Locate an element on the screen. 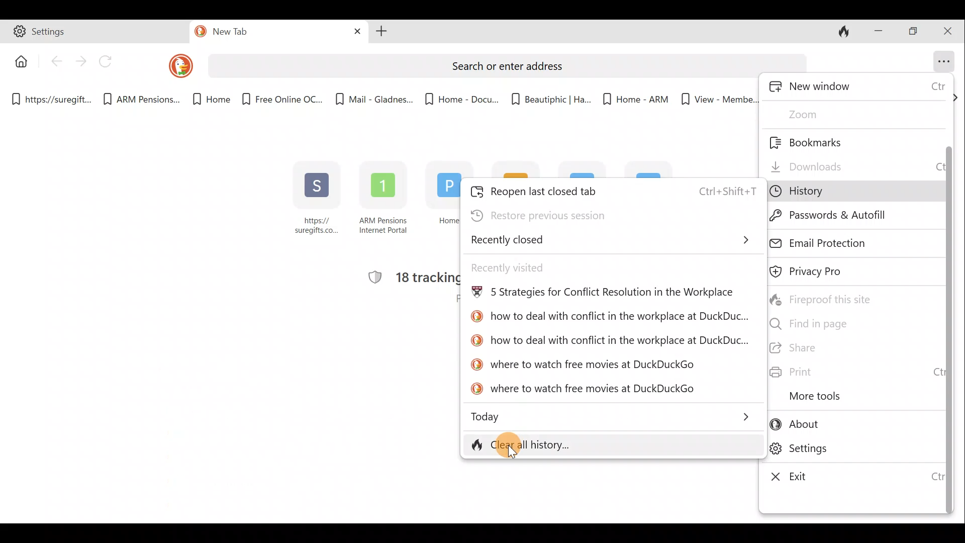  Print is located at coordinates (851, 373).